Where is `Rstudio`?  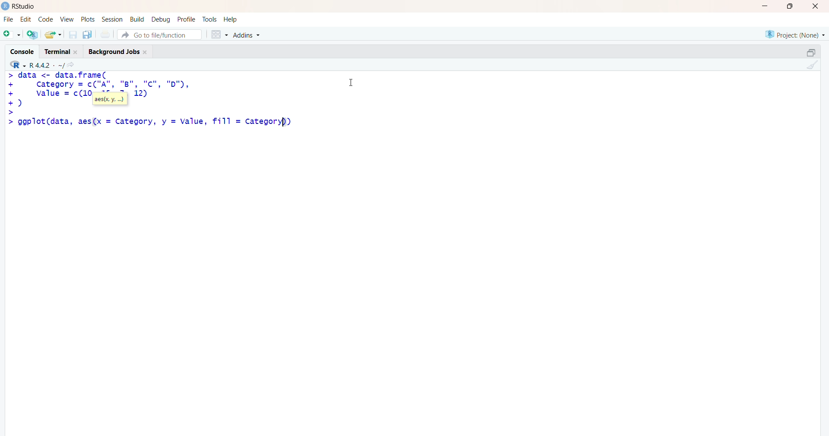
Rstudio is located at coordinates (26, 6).